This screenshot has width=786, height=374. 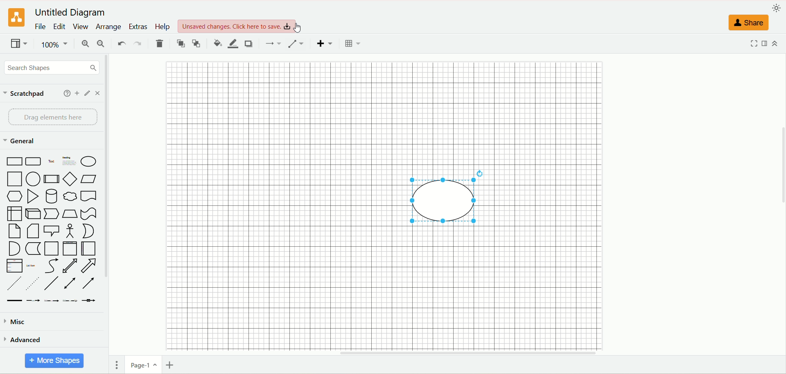 I want to click on view, so click(x=82, y=26).